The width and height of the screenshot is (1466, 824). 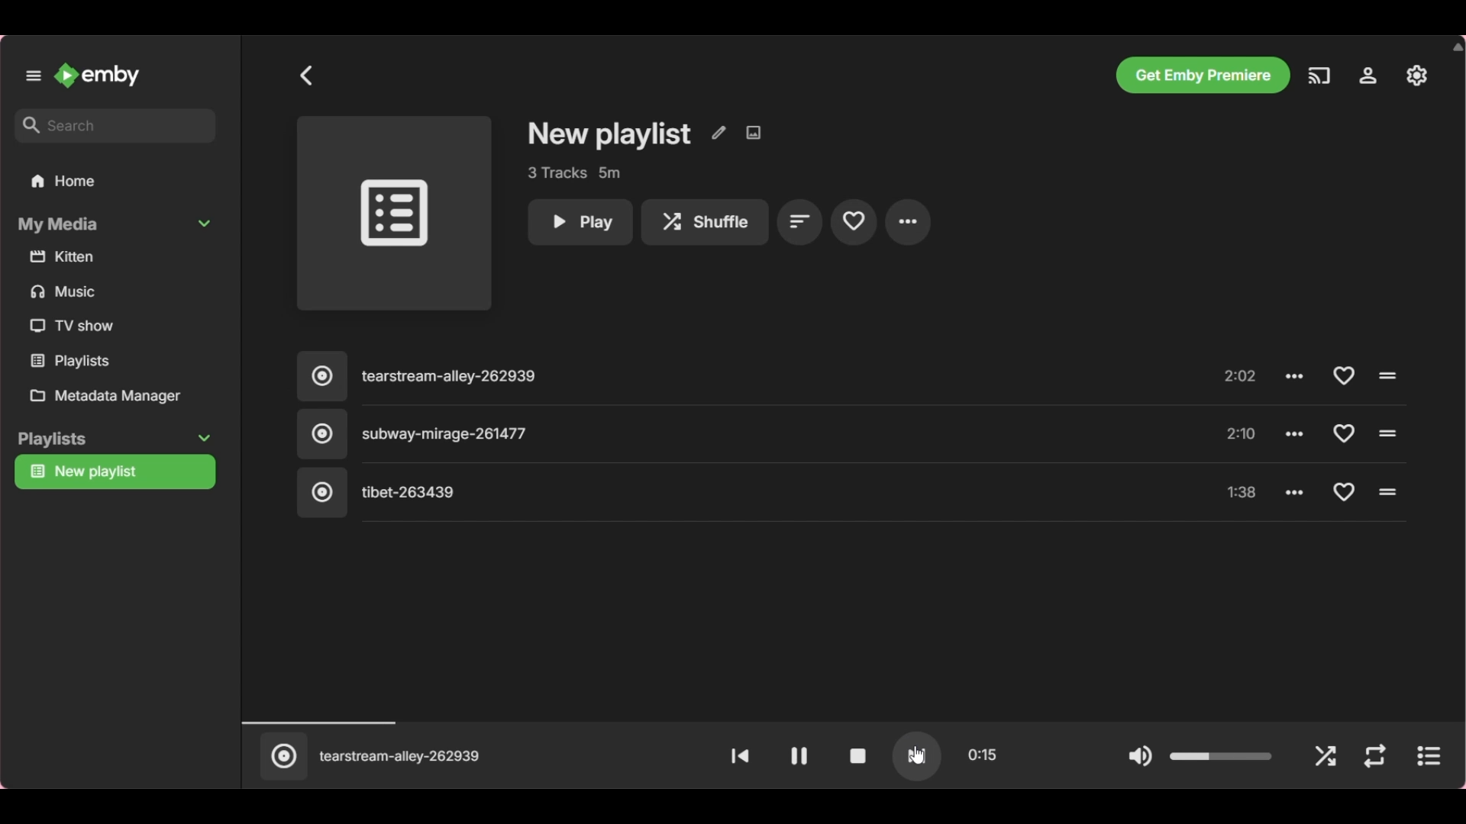 I want to click on Pause video, so click(x=799, y=755).